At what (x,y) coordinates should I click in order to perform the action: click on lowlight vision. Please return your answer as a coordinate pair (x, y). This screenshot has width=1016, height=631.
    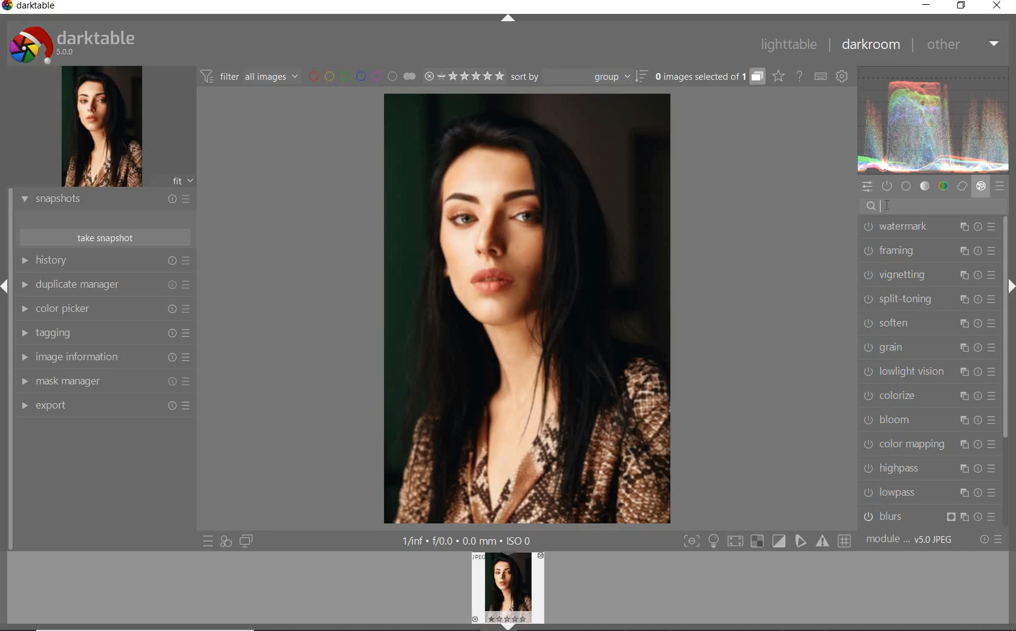
    Looking at the image, I should click on (927, 371).